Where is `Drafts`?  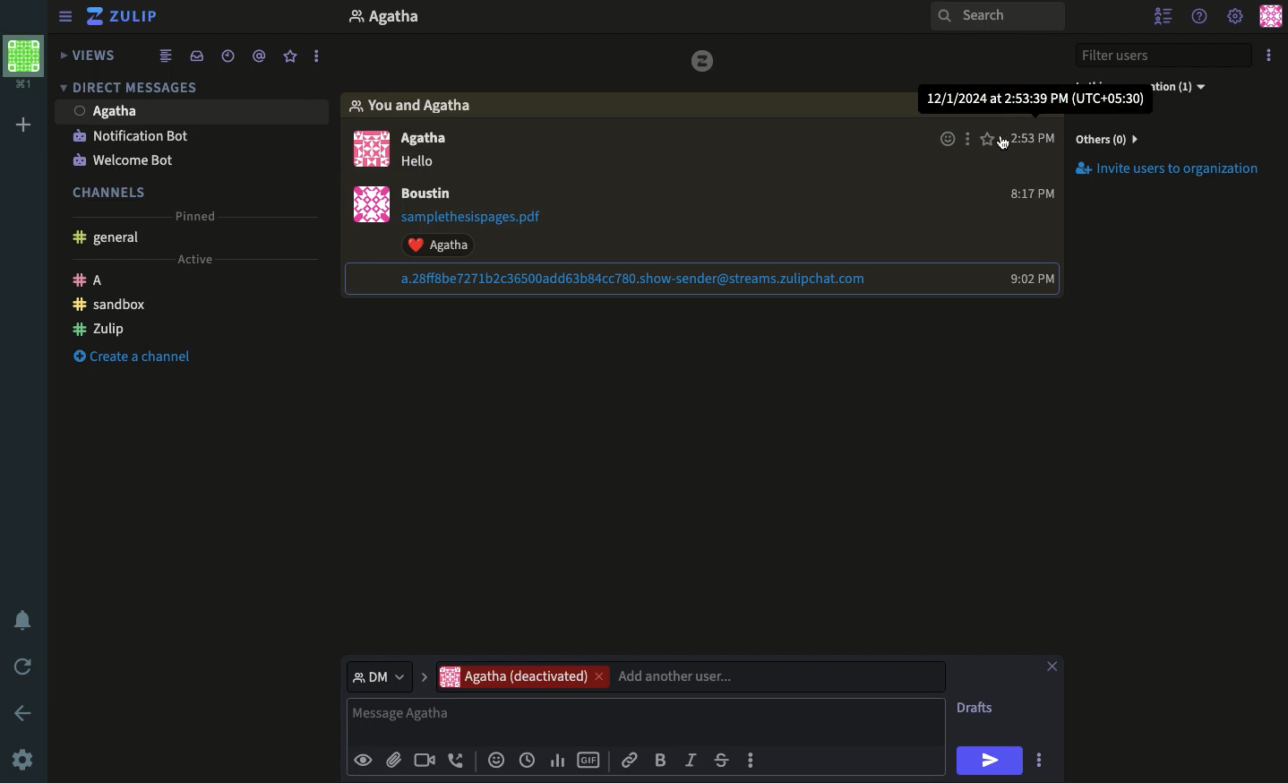
Drafts is located at coordinates (975, 709).